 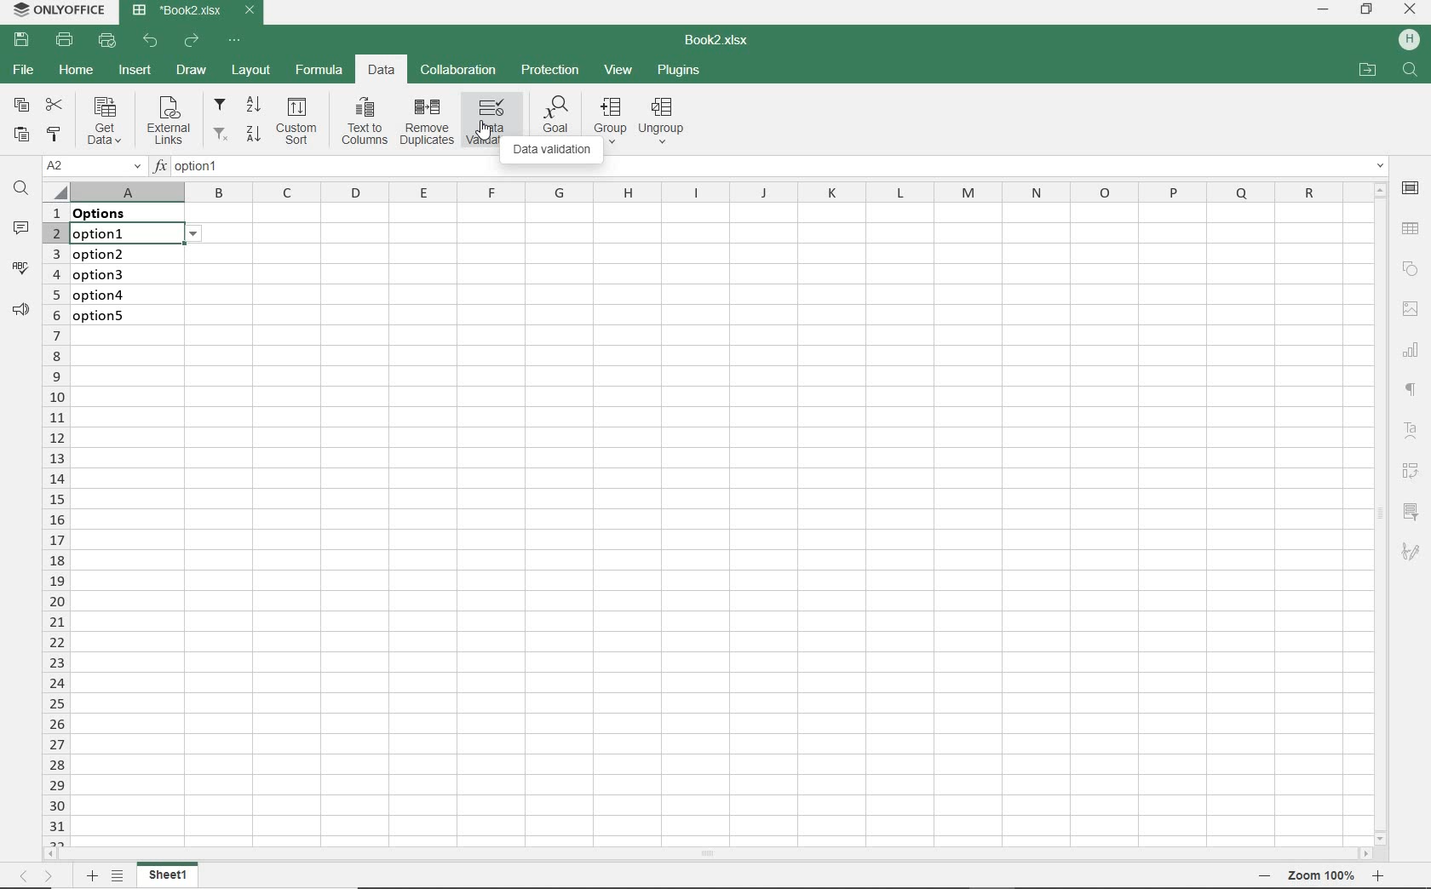 What do you see at coordinates (770, 169) in the screenshot?
I see `INSERT FUNCTION` at bounding box center [770, 169].